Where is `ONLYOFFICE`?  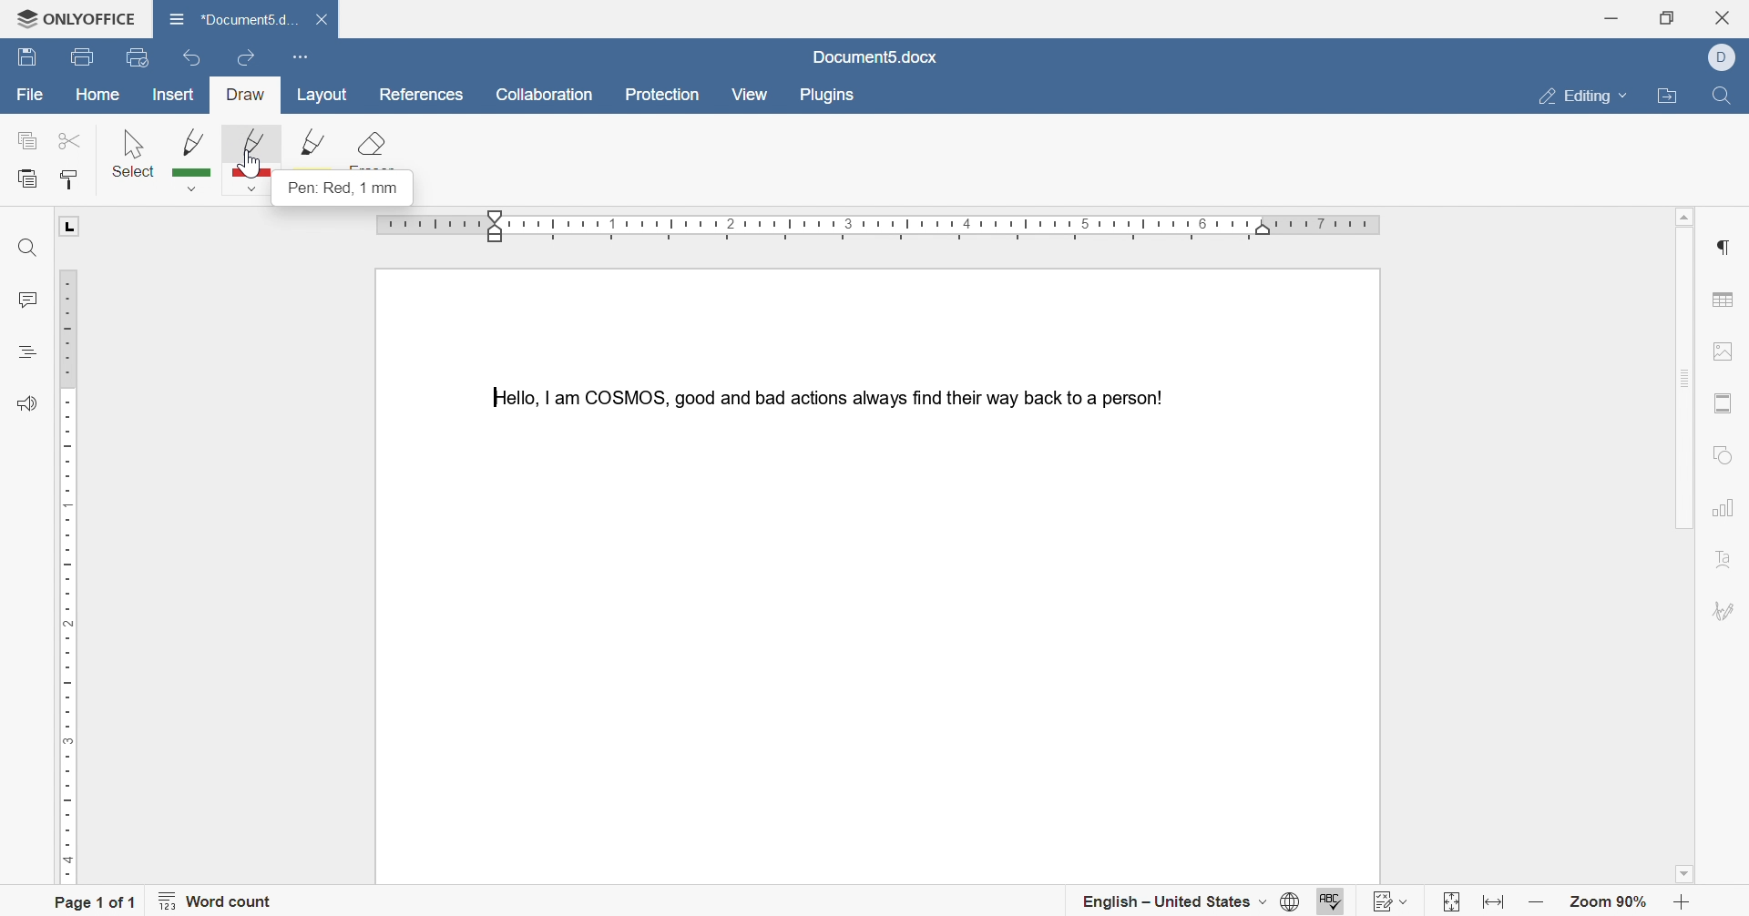 ONLYOFFICE is located at coordinates (69, 15).